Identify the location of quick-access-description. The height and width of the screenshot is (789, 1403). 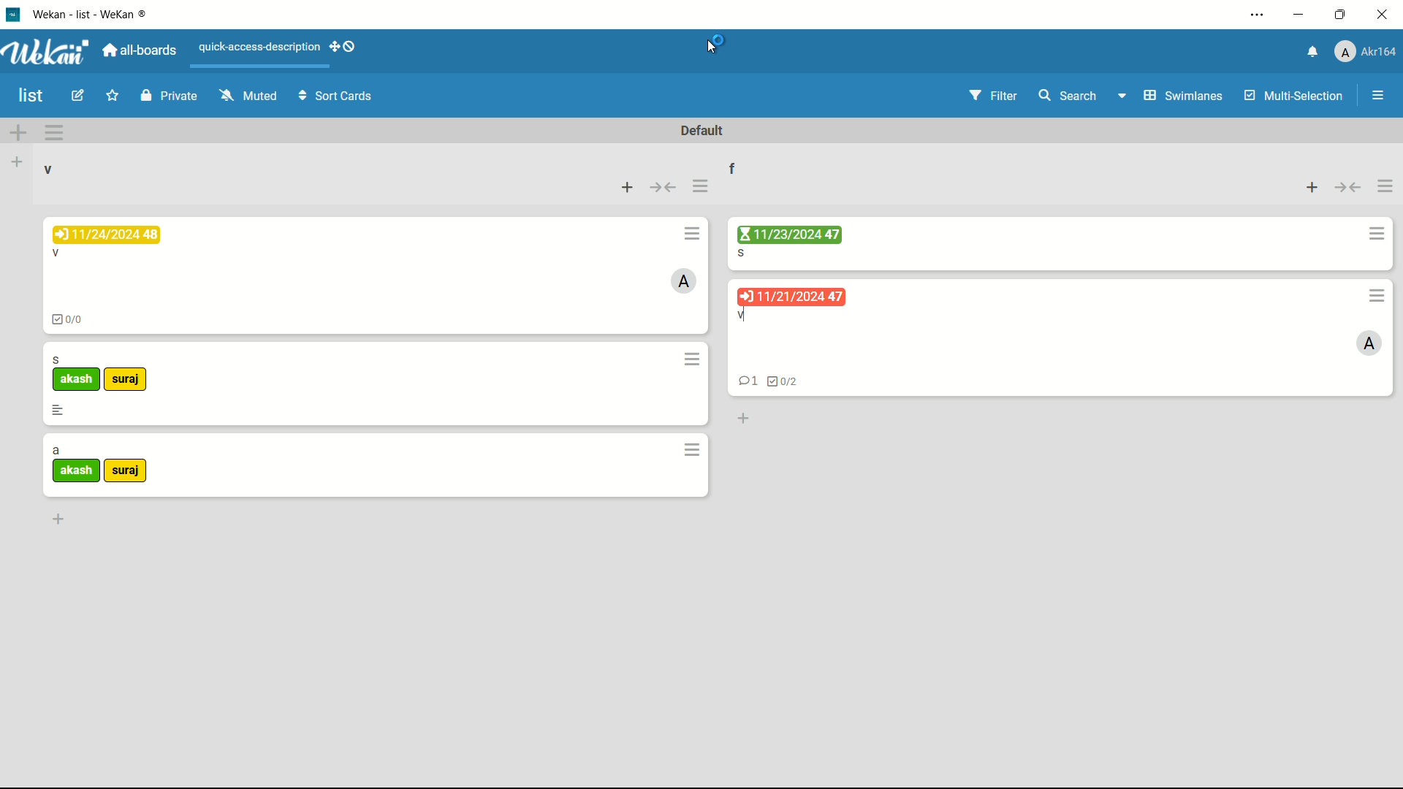
(261, 47).